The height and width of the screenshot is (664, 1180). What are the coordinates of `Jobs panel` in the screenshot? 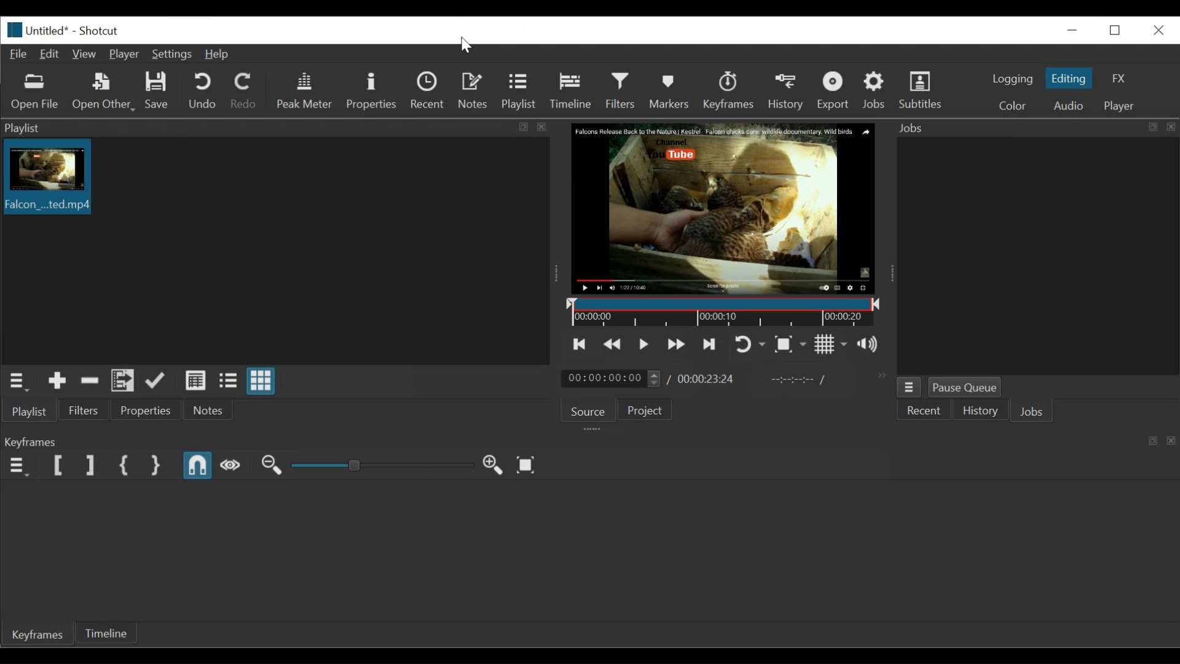 It's located at (1037, 256).